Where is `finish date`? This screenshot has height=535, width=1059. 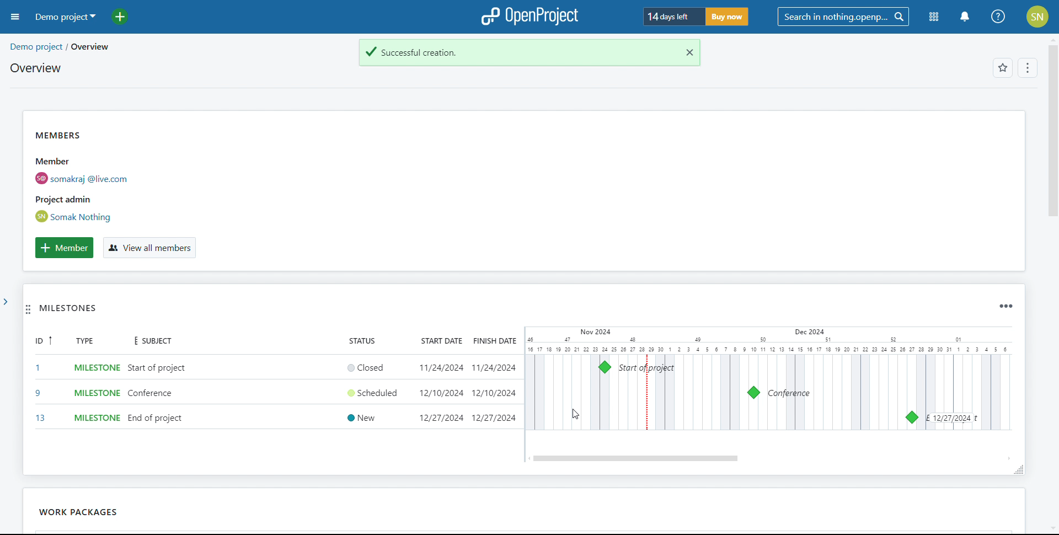
finish date is located at coordinates (492, 340).